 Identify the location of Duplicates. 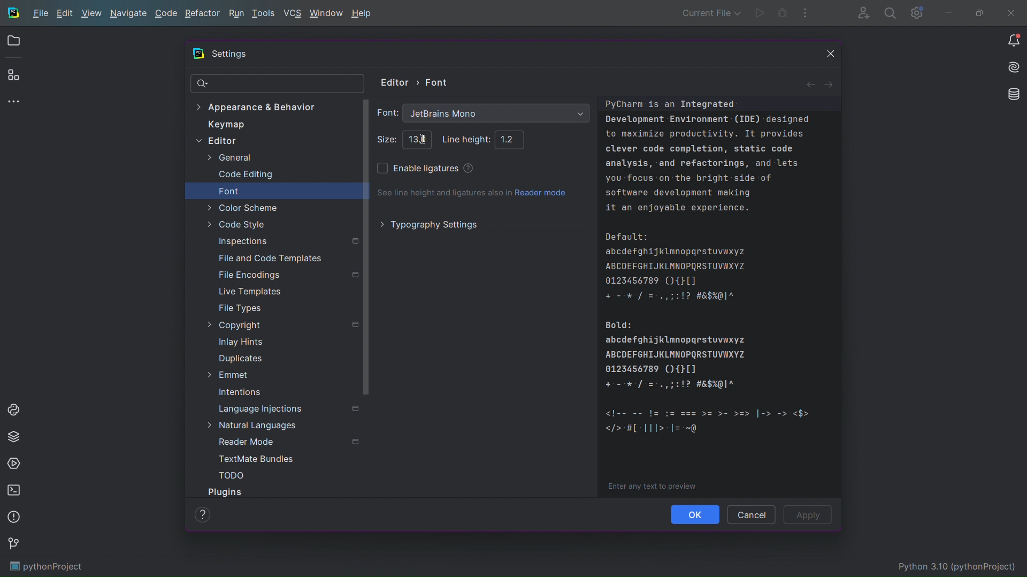
(239, 359).